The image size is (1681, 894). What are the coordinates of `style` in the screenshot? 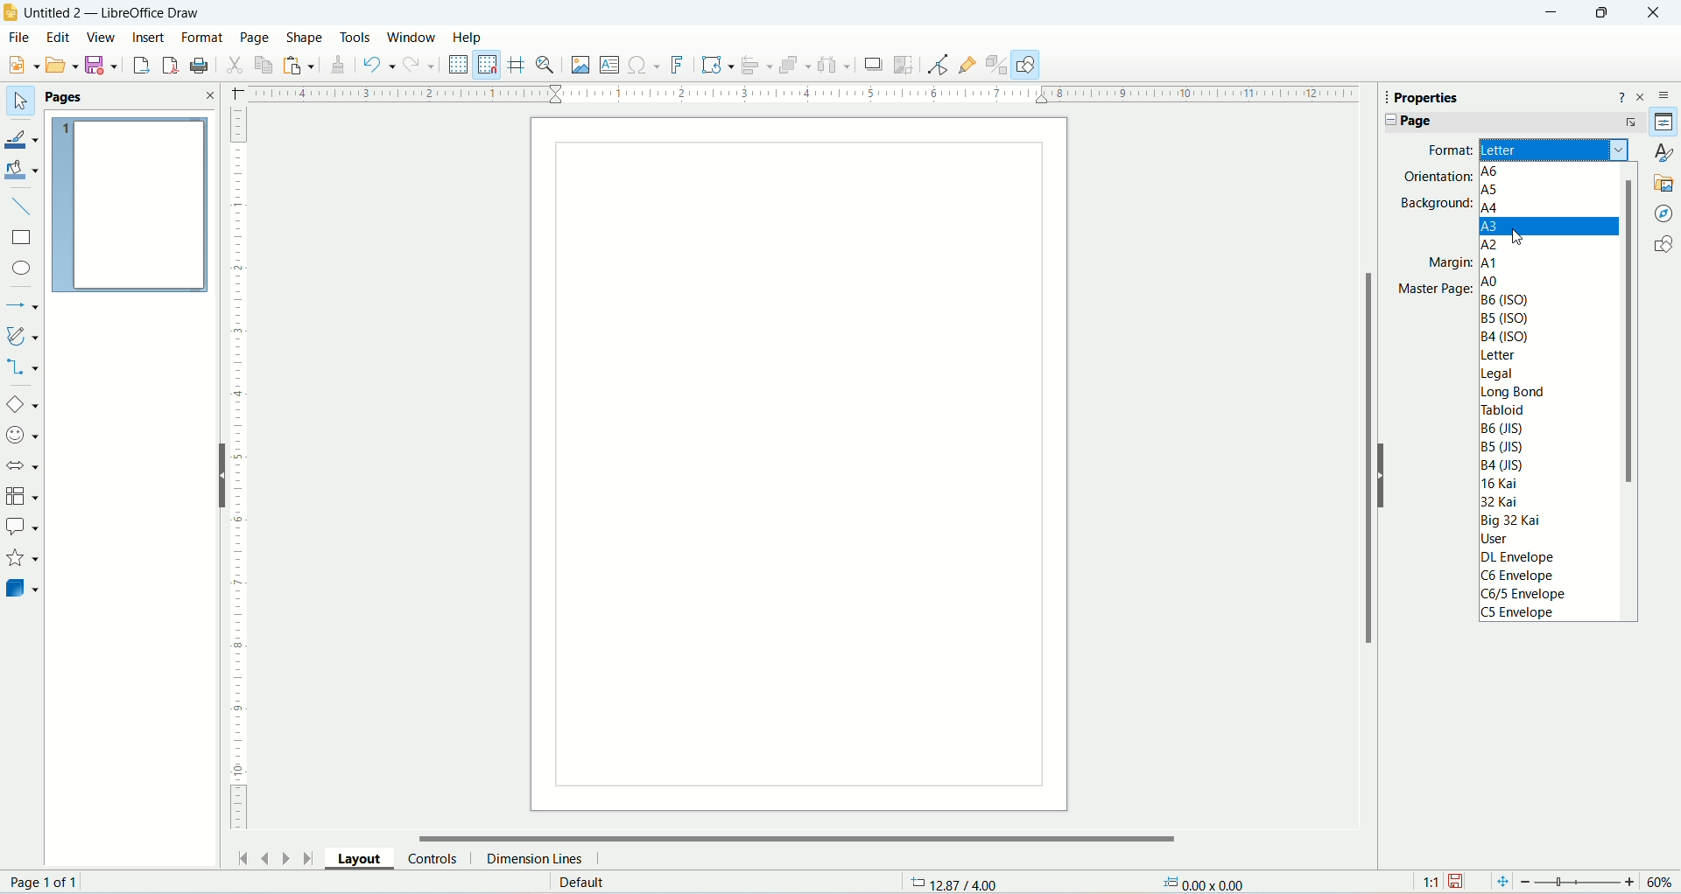 It's located at (1665, 151).